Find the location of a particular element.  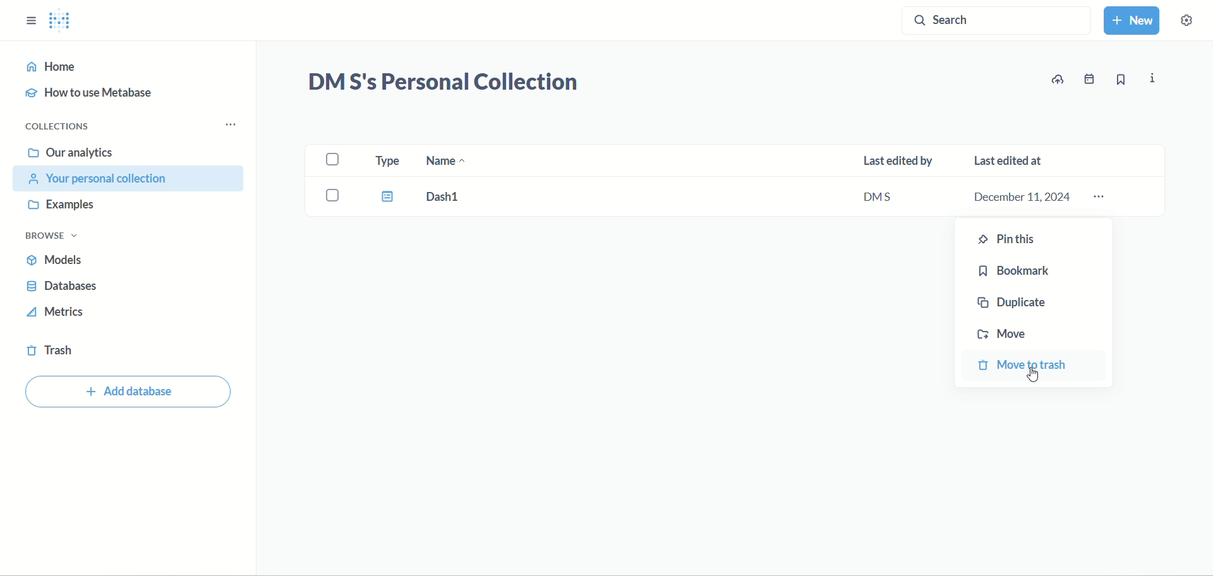

name is located at coordinates (449, 163).